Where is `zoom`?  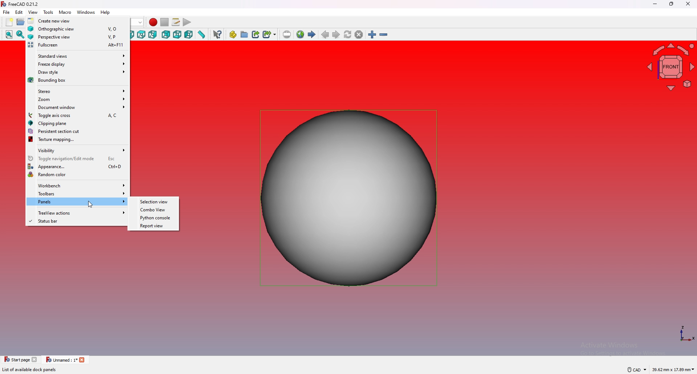
zoom is located at coordinates (78, 99).